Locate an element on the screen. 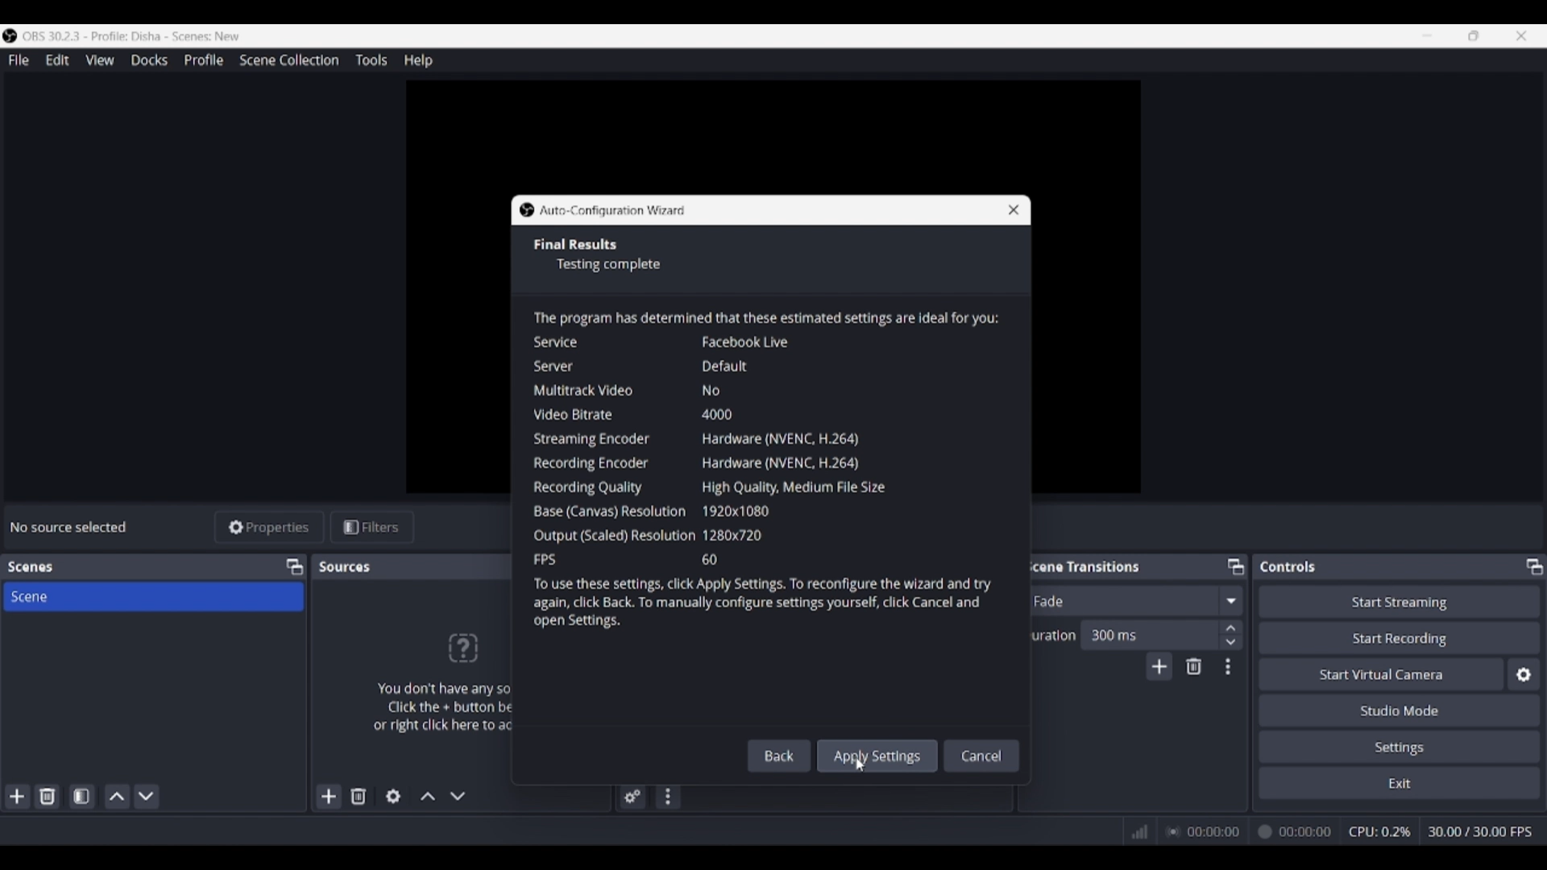 The image size is (1547, 870). Profile menu, highlighted by cursor is located at coordinates (204, 60).